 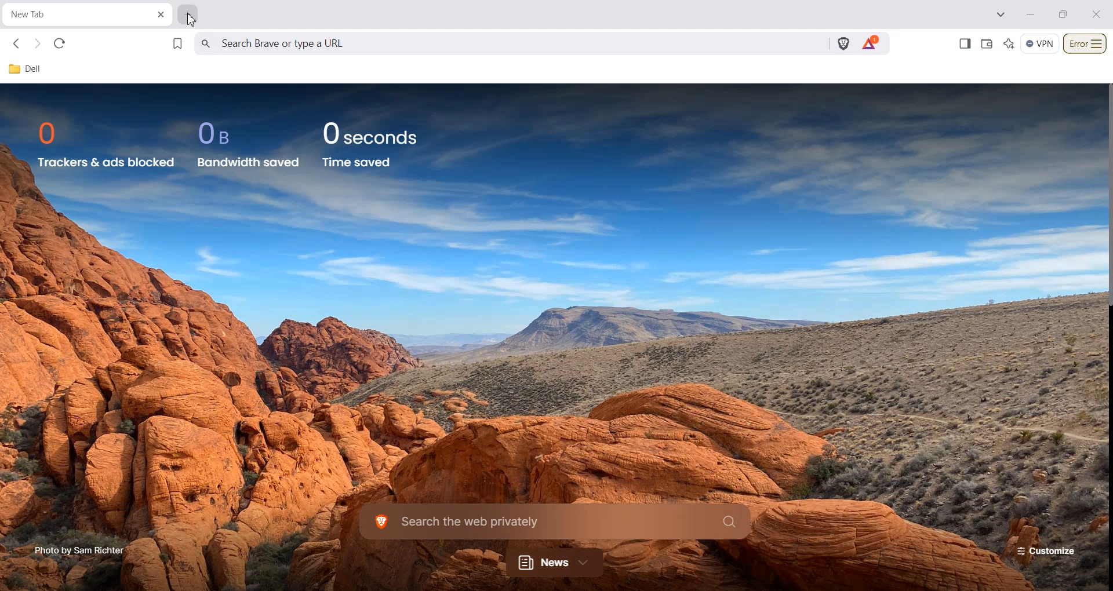 What do you see at coordinates (106, 162) in the screenshot?
I see `Trackers & ads blocked` at bounding box center [106, 162].